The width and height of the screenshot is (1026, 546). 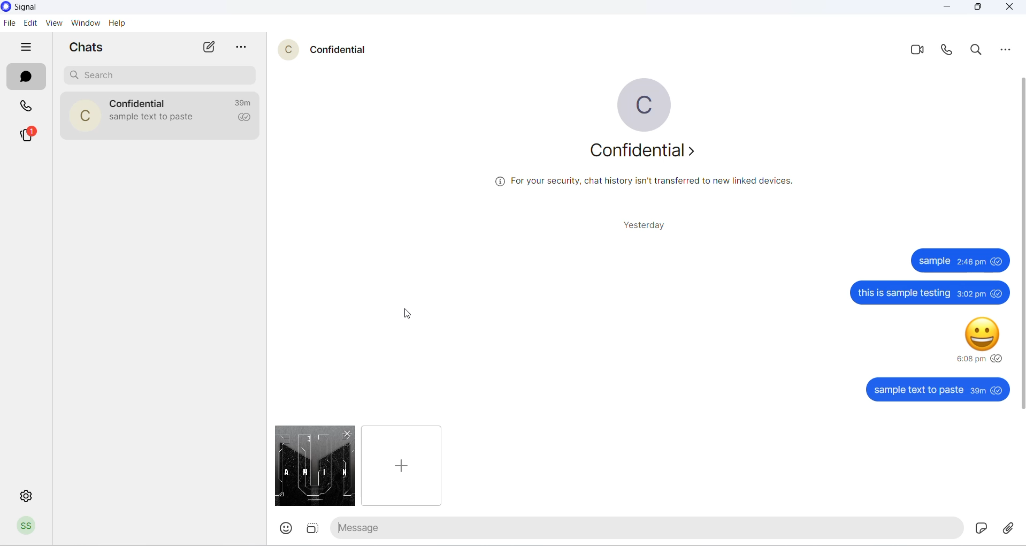 I want to click on Sticker, so click(x=979, y=527).